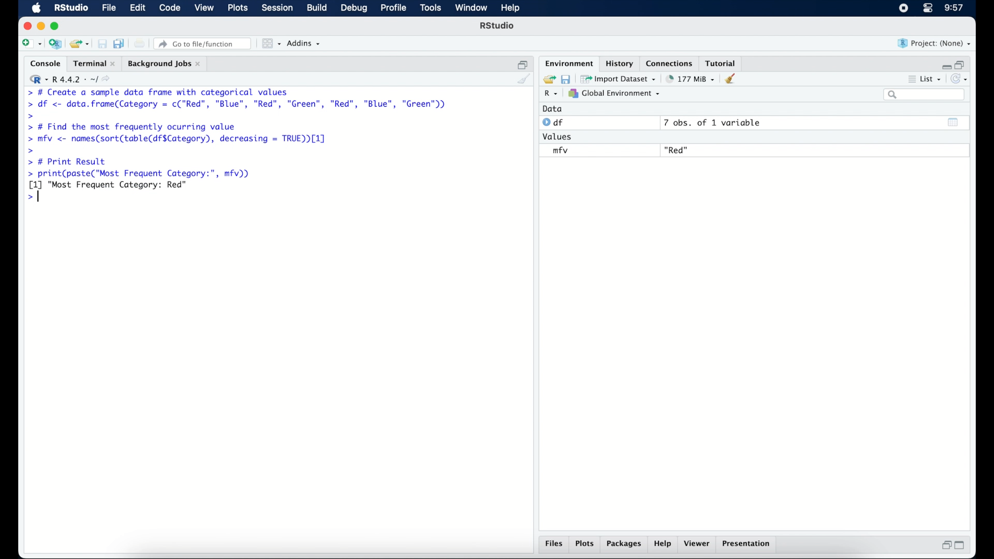 Image resolution: width=994 pixels, height=559 pixels. Describe the element at coordinates (26, 92) in the screenshot. I see `command prompt` at that location.